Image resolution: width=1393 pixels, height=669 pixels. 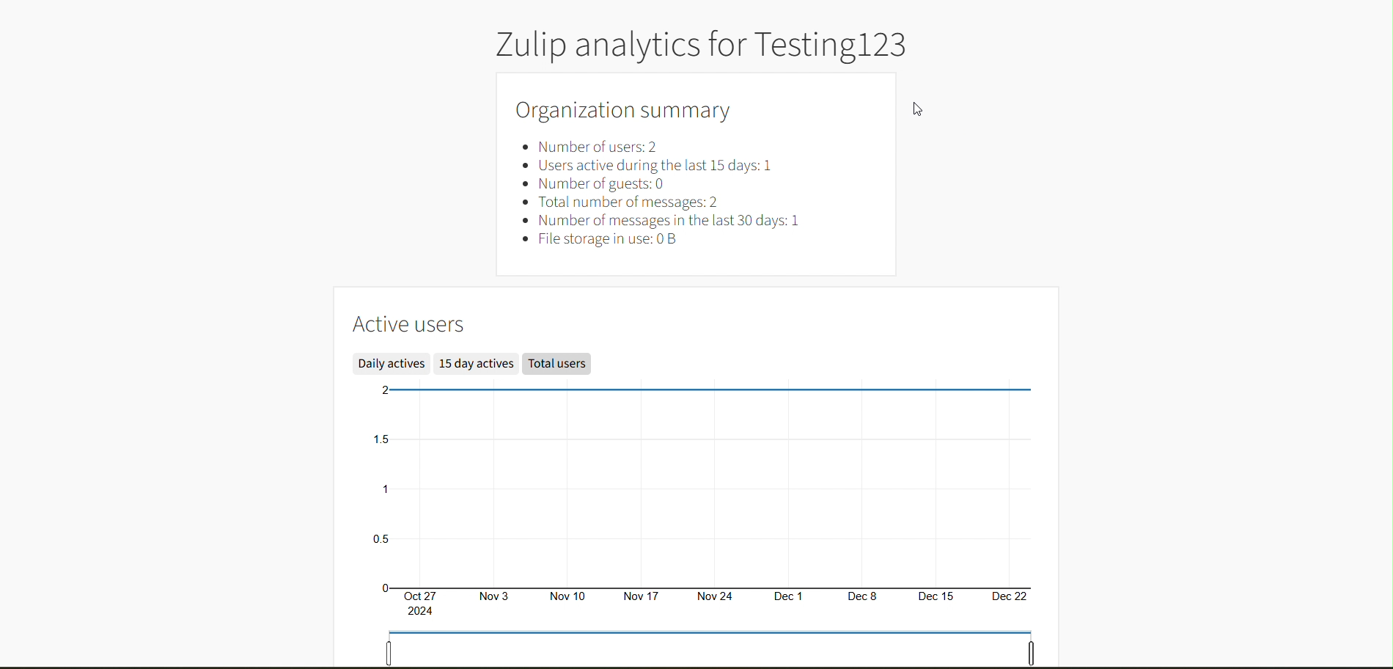 I want to click on cursor, so click(x=920, y=109).